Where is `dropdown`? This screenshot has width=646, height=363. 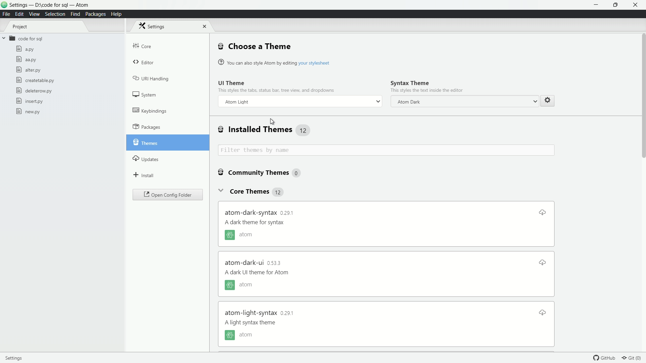 dropdown is located at coordinates (535, 101).